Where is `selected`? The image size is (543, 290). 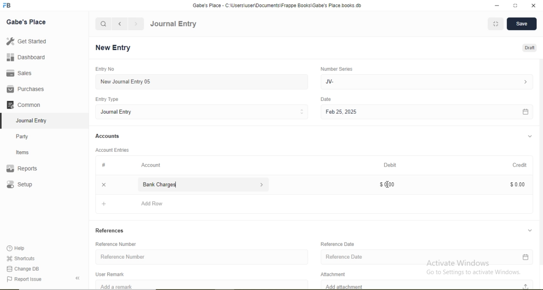
selected is located at coordinates (3, 120).